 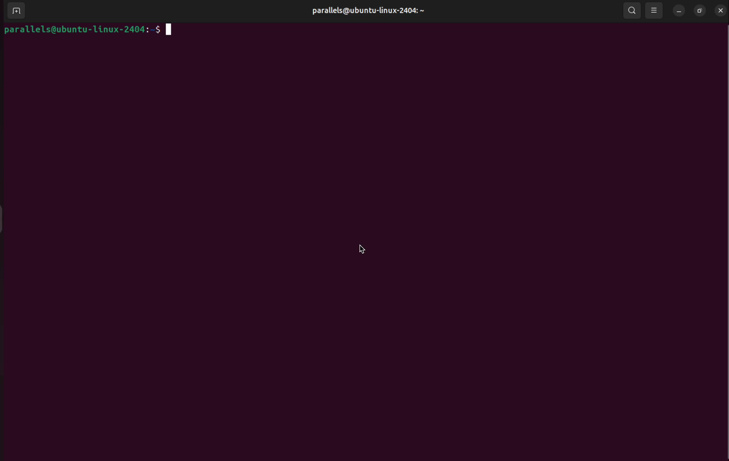 What do you see at coordinates (15, 11) in the screenshot?
I see `add terminal` at bounding box center [15, 11].